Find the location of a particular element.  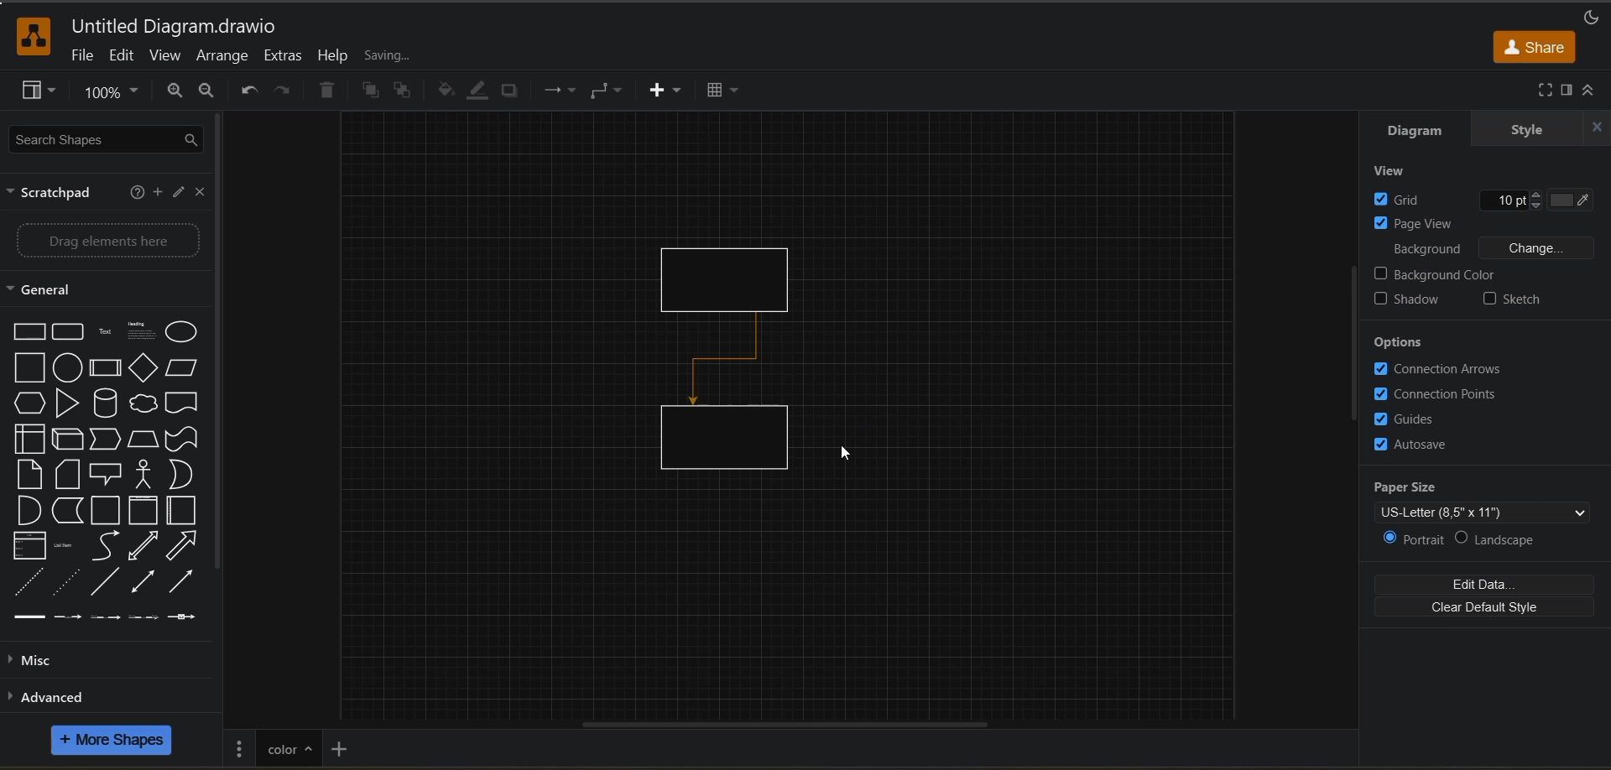

Connector with 2 label is located at coordinates (105, 617).